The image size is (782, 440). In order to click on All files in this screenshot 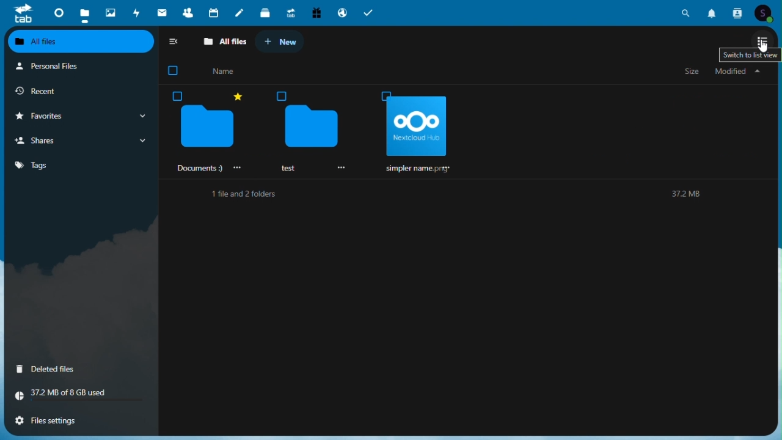, I will do `click(81, 40)`.